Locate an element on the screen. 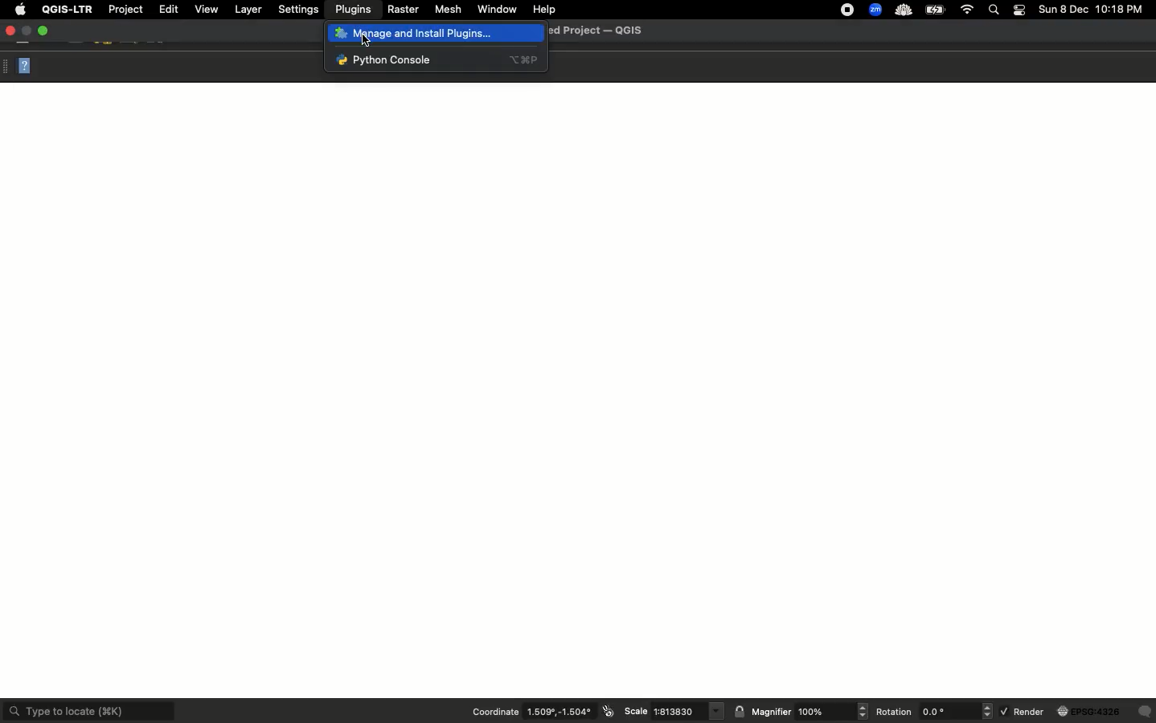 This screenshot has height=723, width=1156. Notification is located at coordinates (1022, 10).